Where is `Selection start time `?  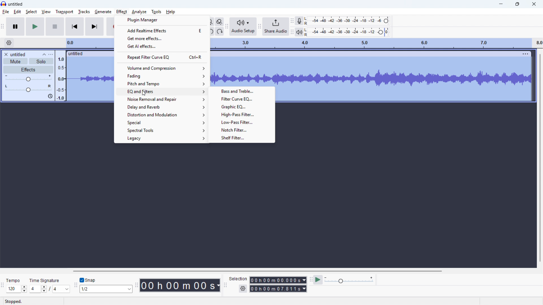
Selection start time  is located at coordinates (278, 280).